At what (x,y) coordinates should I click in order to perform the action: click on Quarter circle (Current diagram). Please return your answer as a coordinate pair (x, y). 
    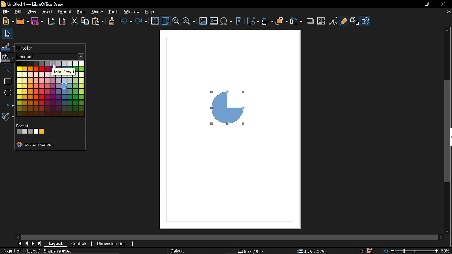
    Looking at the image, I should click on (232, 106).